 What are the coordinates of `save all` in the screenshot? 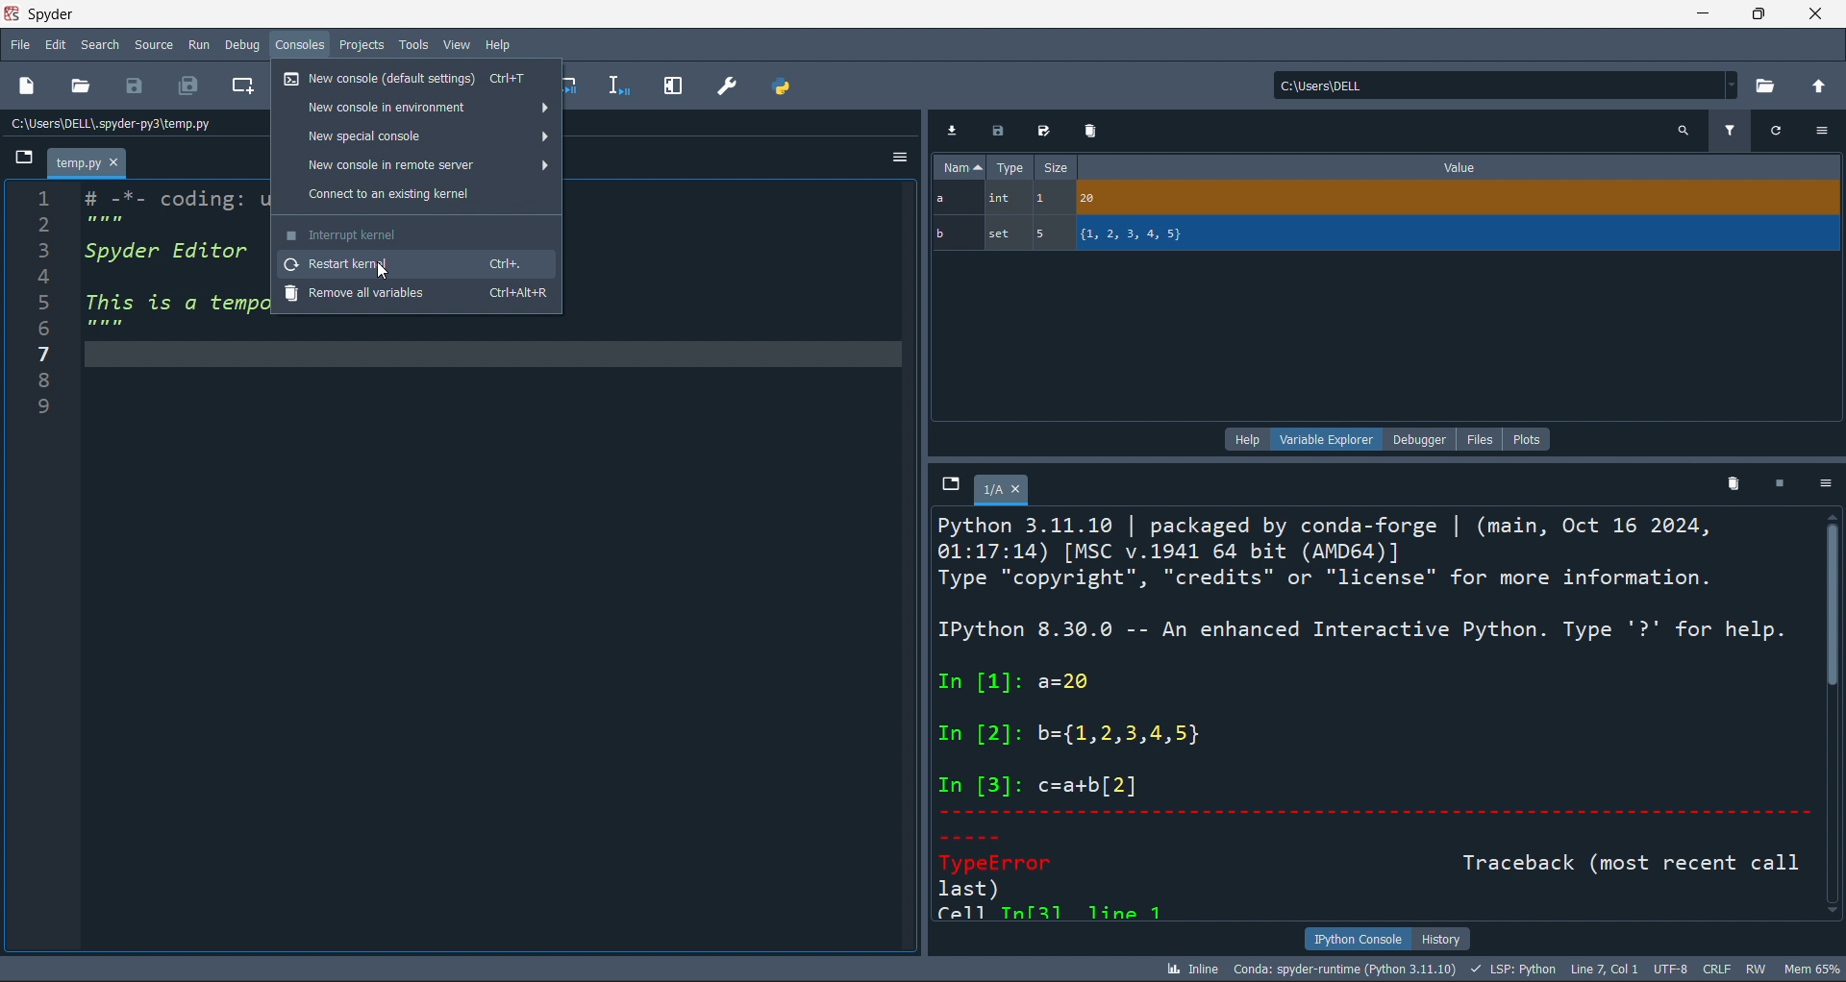 It's located at (190, 86).